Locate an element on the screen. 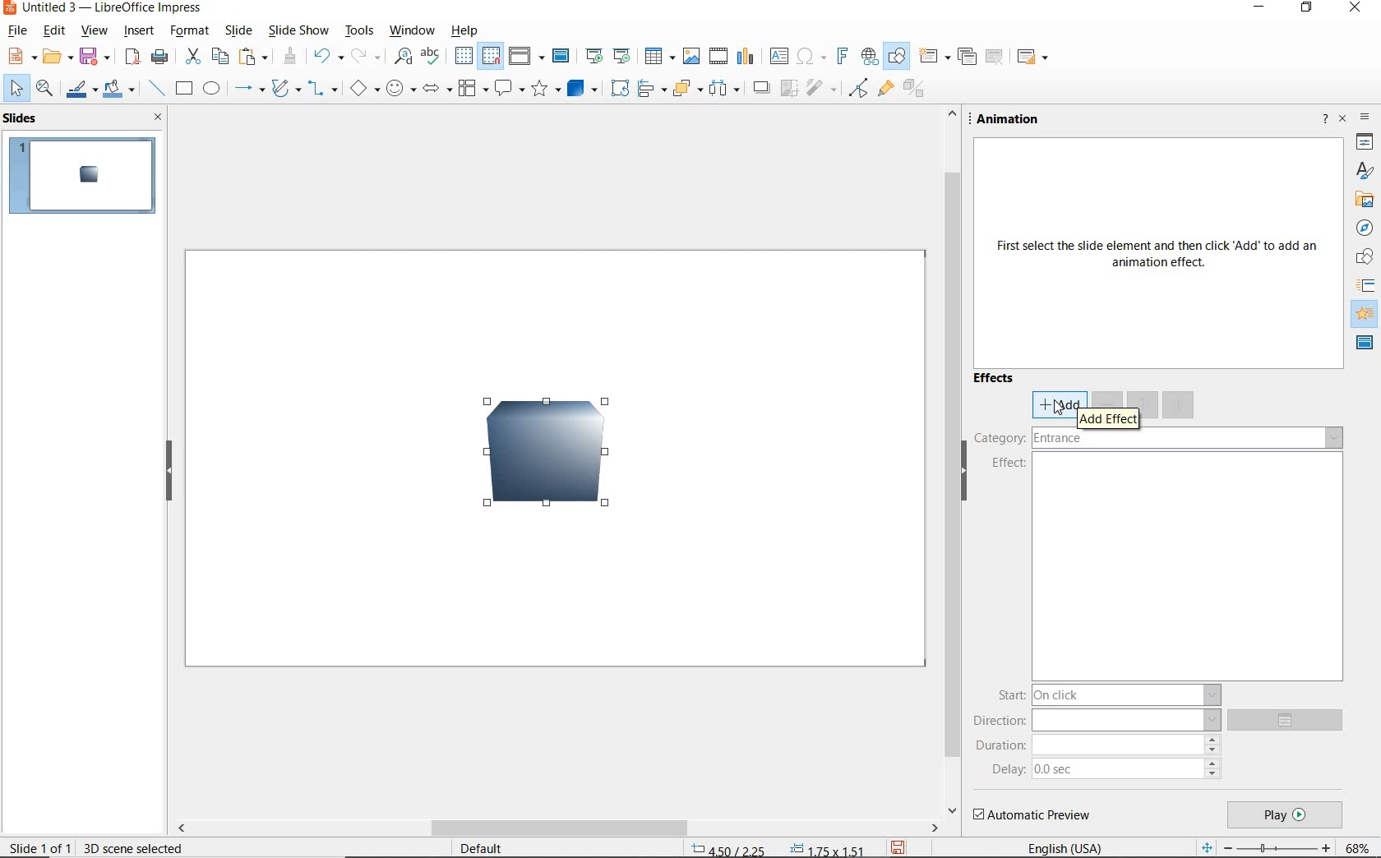 This screenshot has width=1381, height=858. show gluepoint functions is located at coordinates (885, 90).